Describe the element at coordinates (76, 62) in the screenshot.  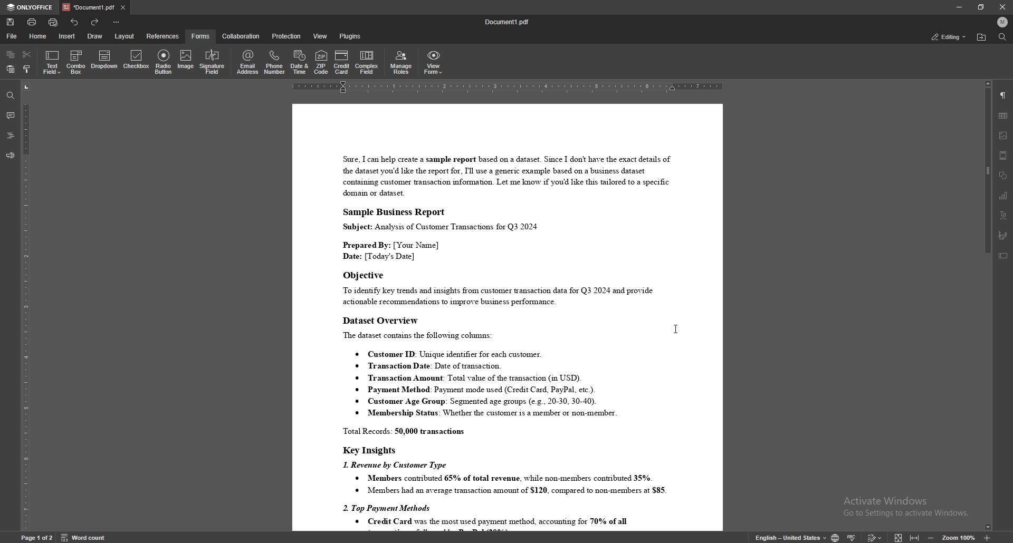
I see `combo box` at that location.